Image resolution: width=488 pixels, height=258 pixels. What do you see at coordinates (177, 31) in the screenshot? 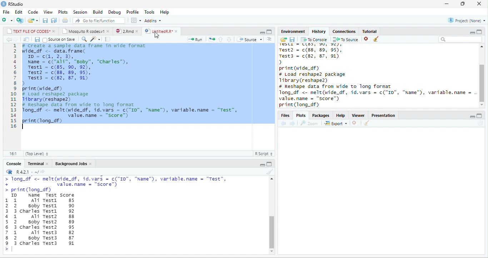
I see `close` at bounding box center [177, 31].